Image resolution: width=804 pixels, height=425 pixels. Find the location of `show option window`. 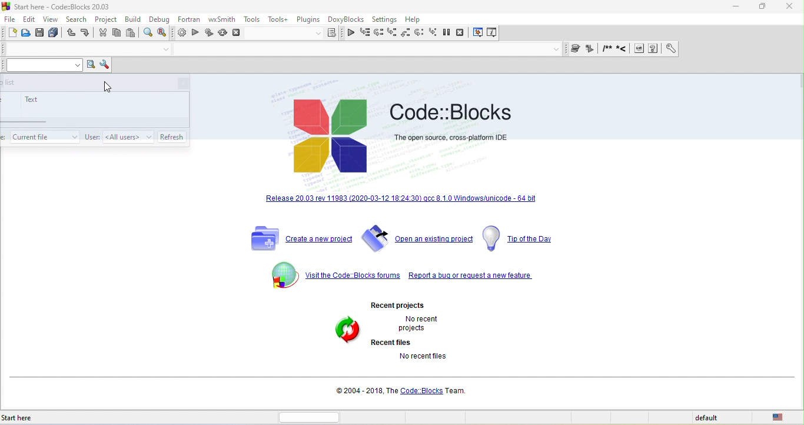

show option window is located at coordinates (104, 65).